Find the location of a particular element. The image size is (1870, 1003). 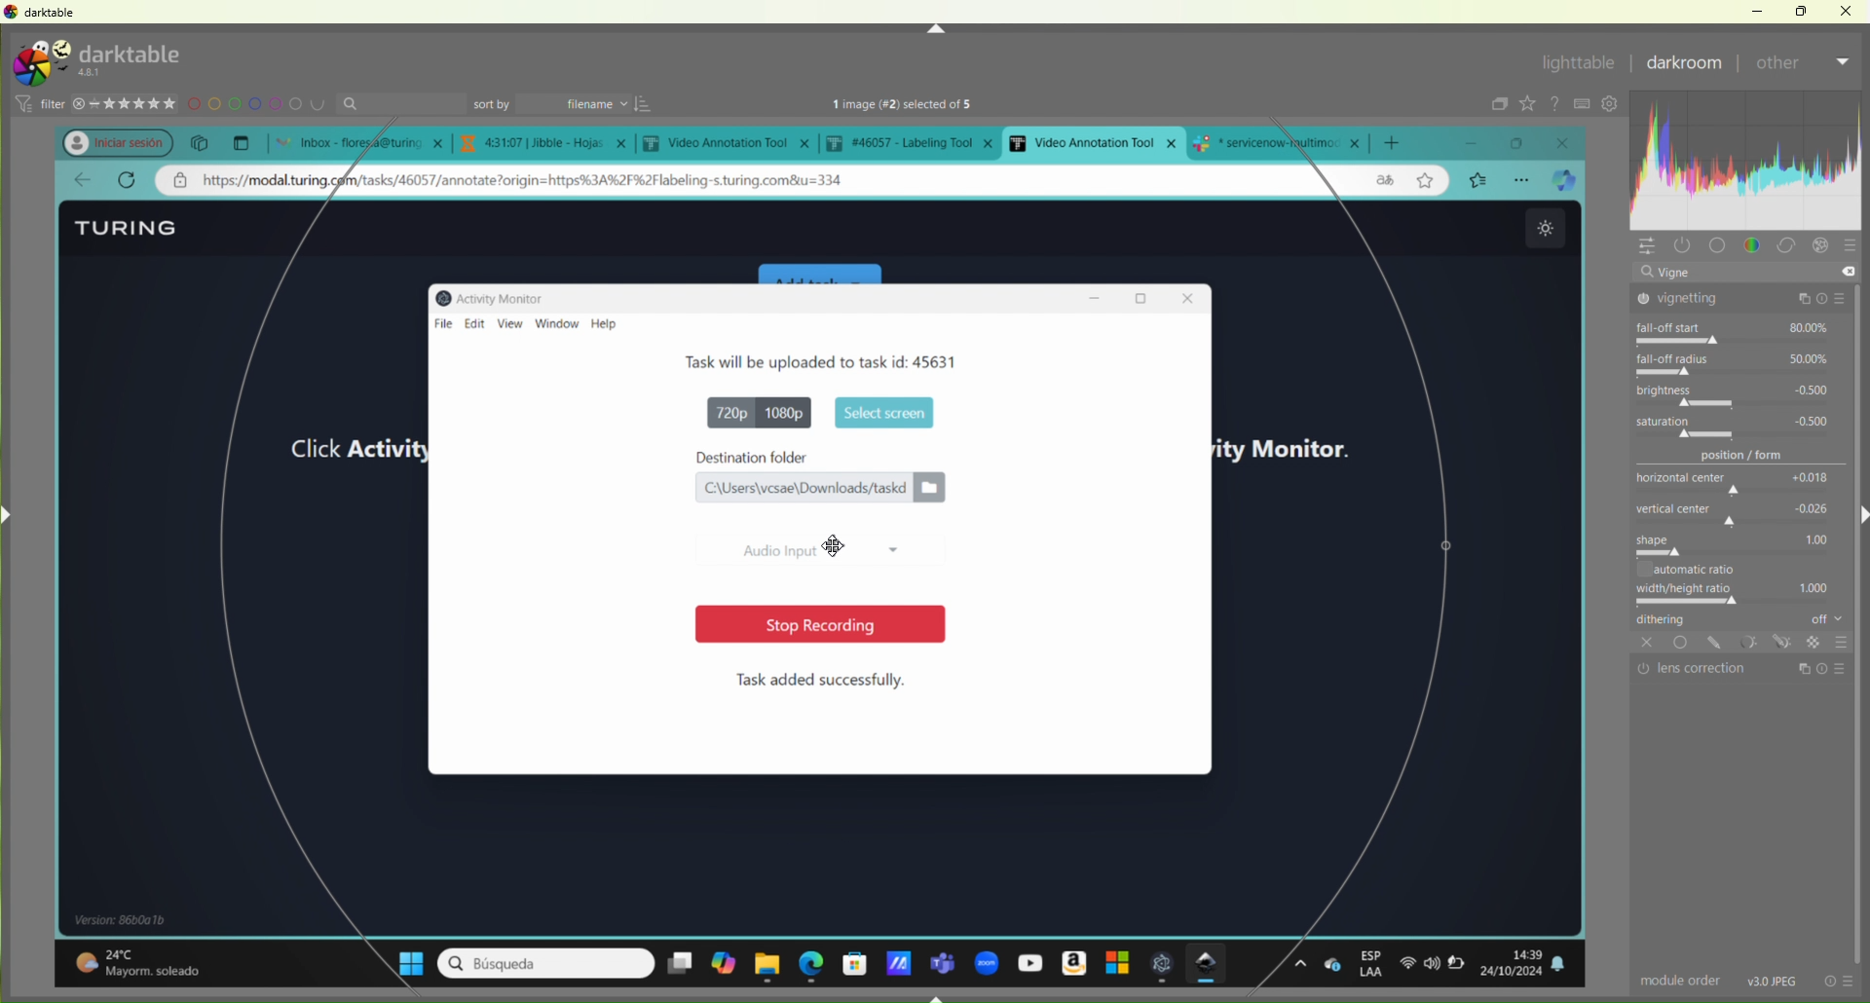

wifi is located at coordinates (1404, 968).